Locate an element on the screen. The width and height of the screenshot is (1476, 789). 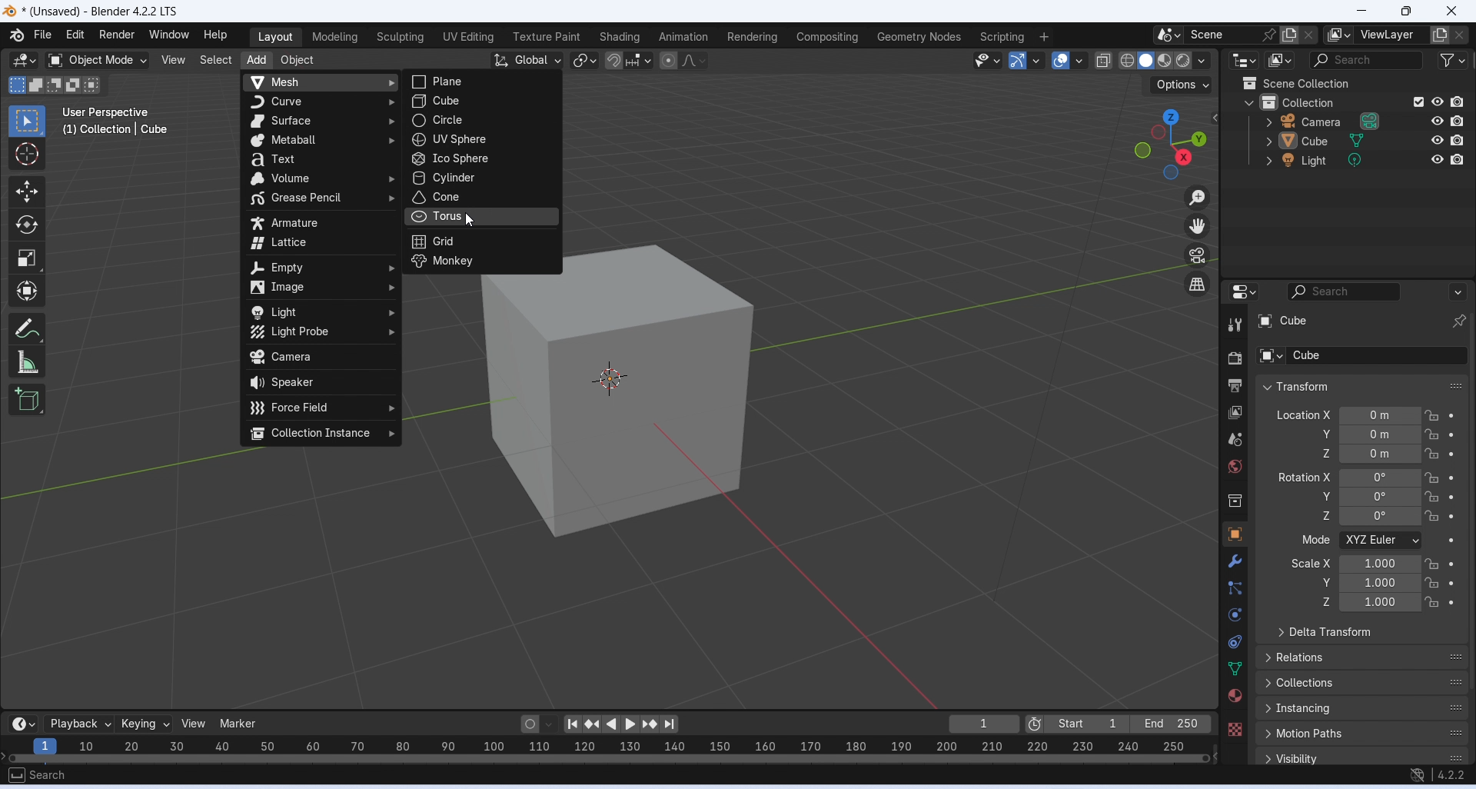
armature is located at coordinates (320, 223).